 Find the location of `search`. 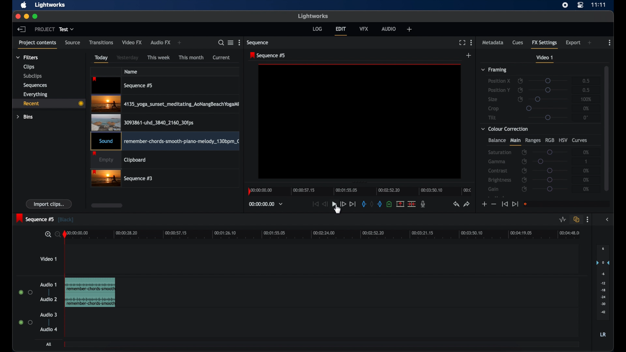

search is located at coordinates (221, 43).